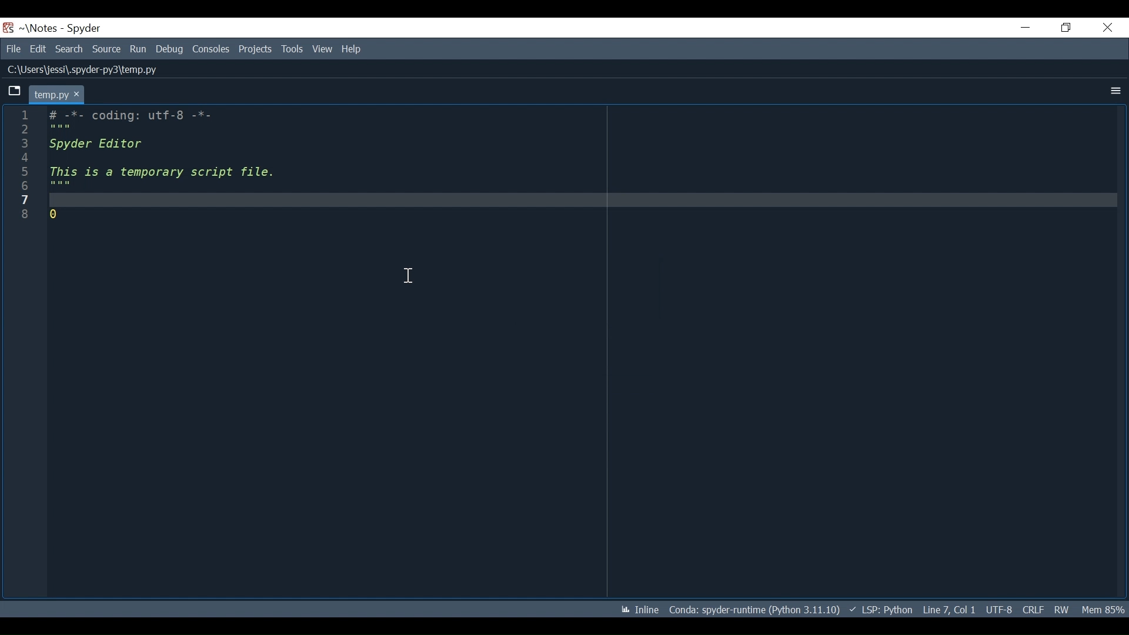 The height and width of the screenshot is (635, 1129). Describe the element at coordinates (255, 49) in the screenshot. I see `Projects` at that location.